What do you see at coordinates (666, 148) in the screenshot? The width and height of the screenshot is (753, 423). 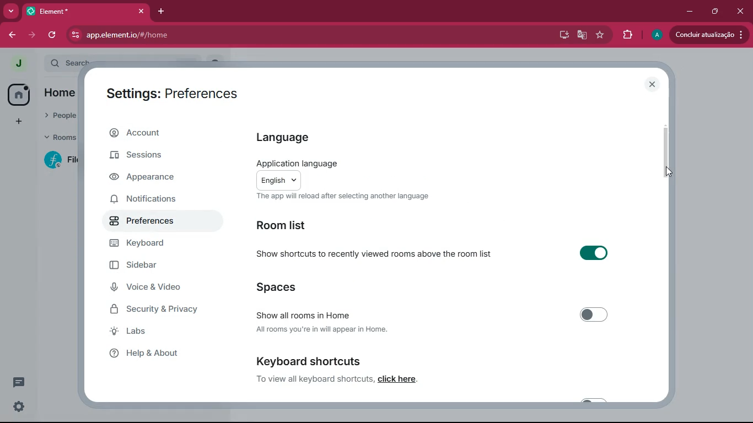 I see `scroll bar` at bounding box center [666, 148].